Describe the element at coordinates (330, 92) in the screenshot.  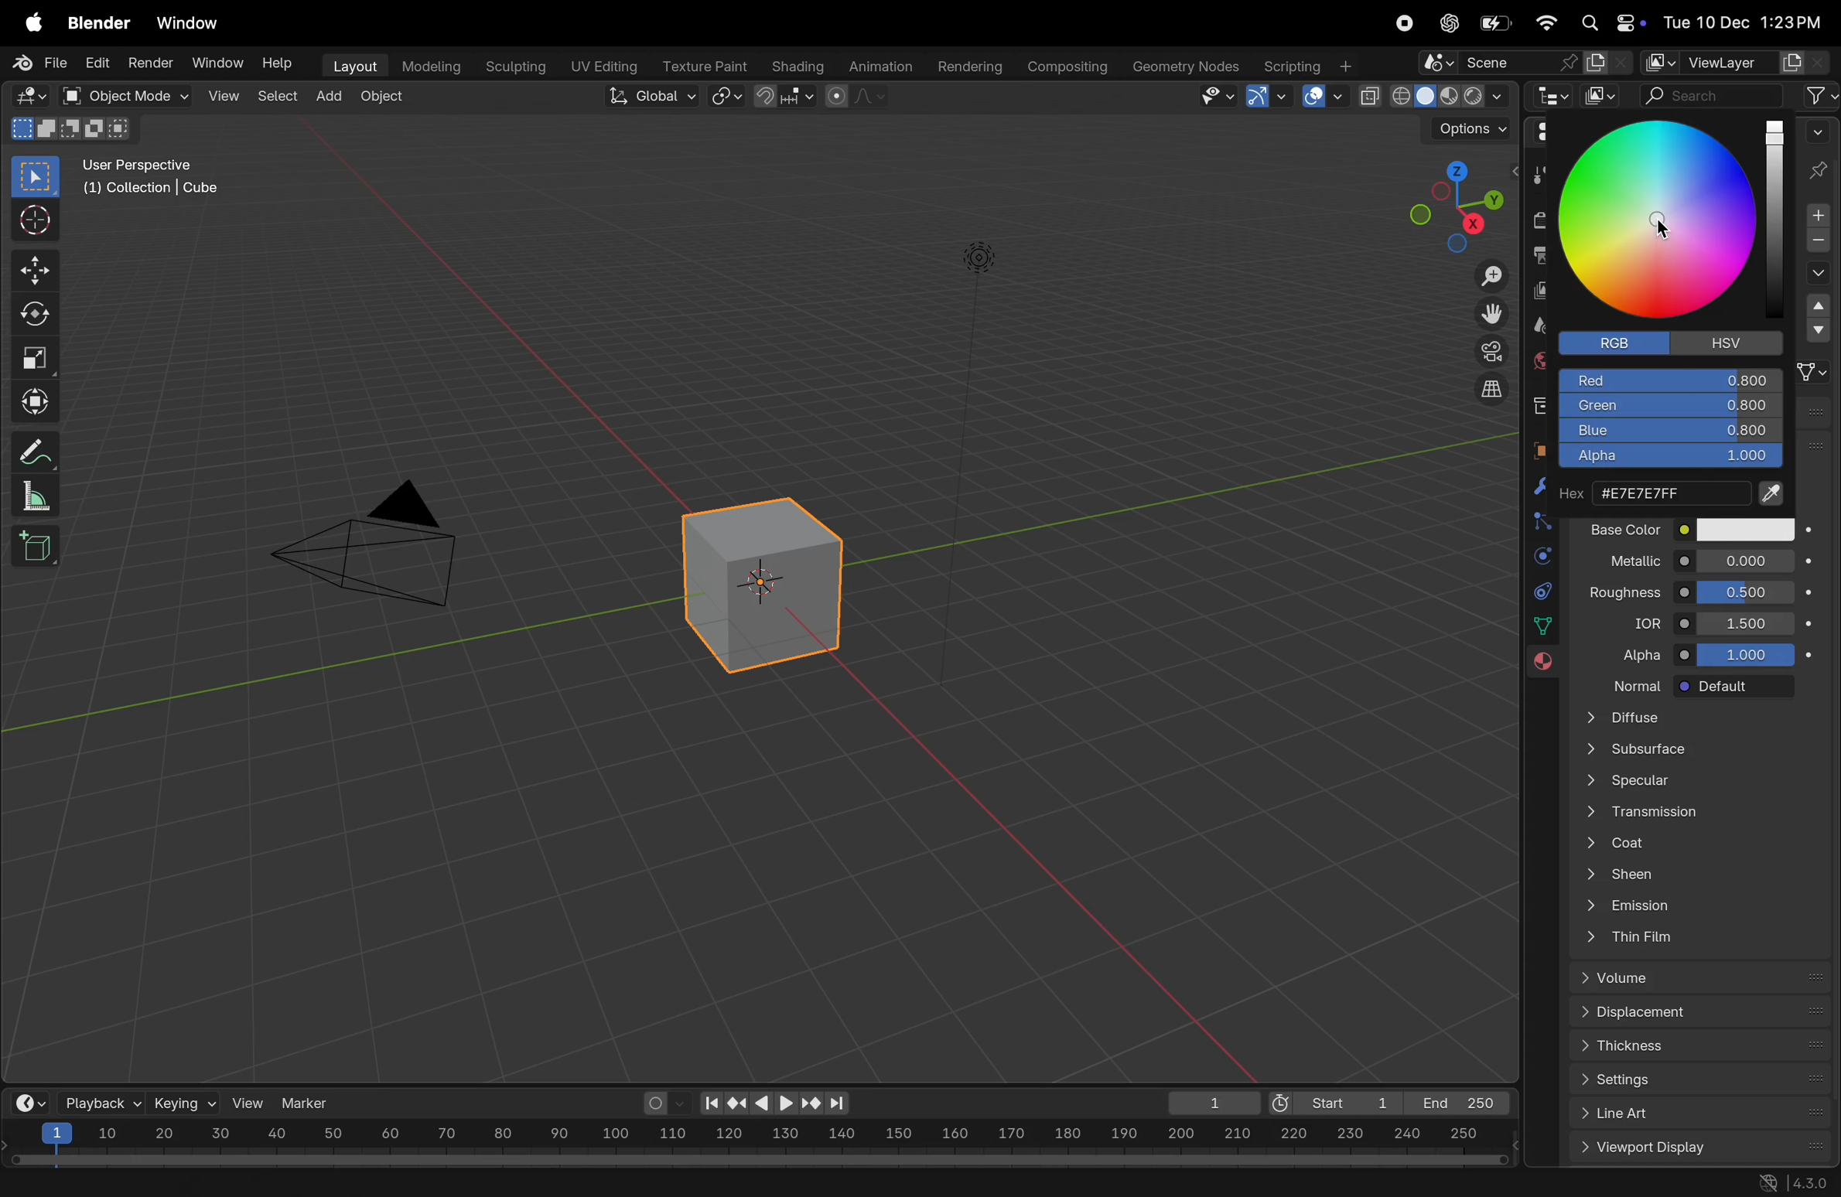
I see `add` at that location.